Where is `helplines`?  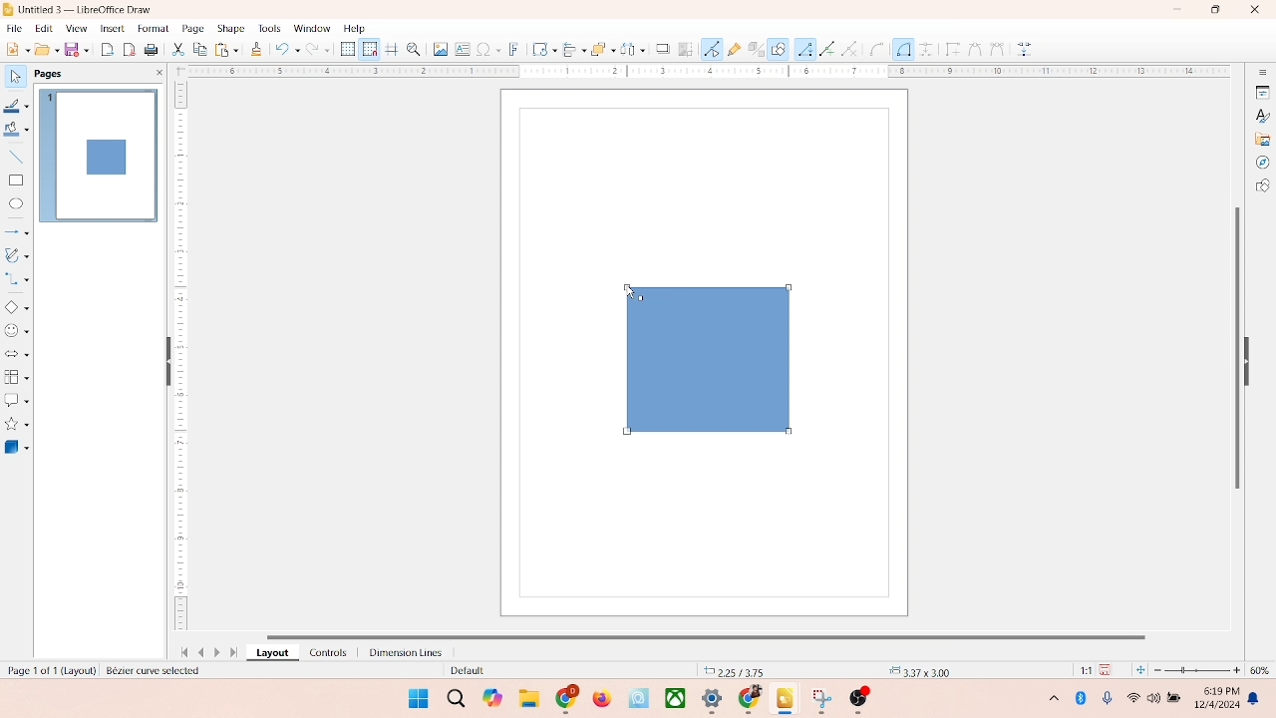
helplines is located at coordinates (391, 50).